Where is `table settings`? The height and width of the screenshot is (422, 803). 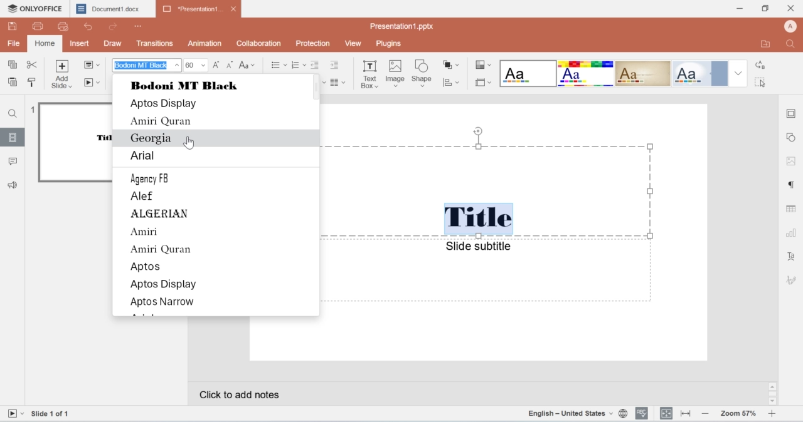 table settings is located at coordinates (792, 210).